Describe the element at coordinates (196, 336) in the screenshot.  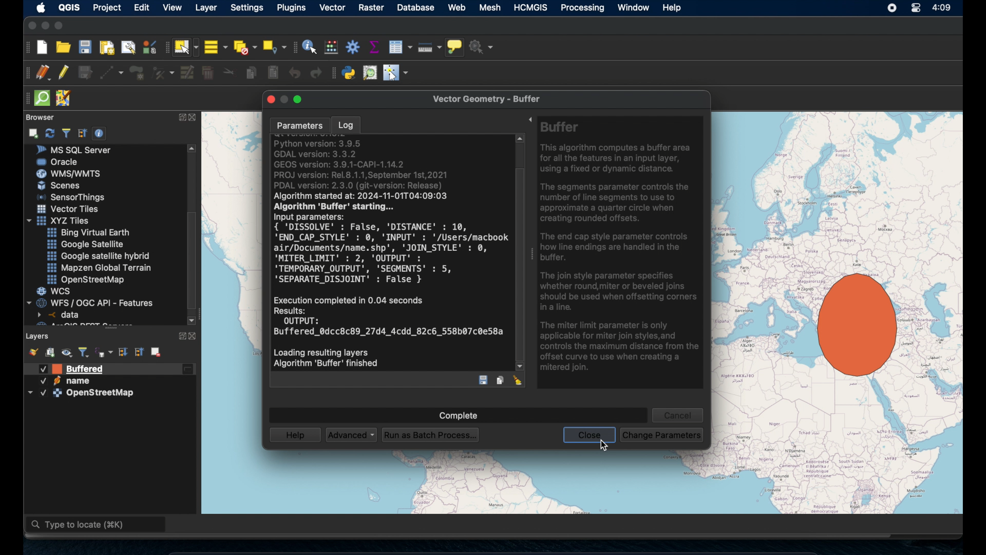
I see `close` at that location.